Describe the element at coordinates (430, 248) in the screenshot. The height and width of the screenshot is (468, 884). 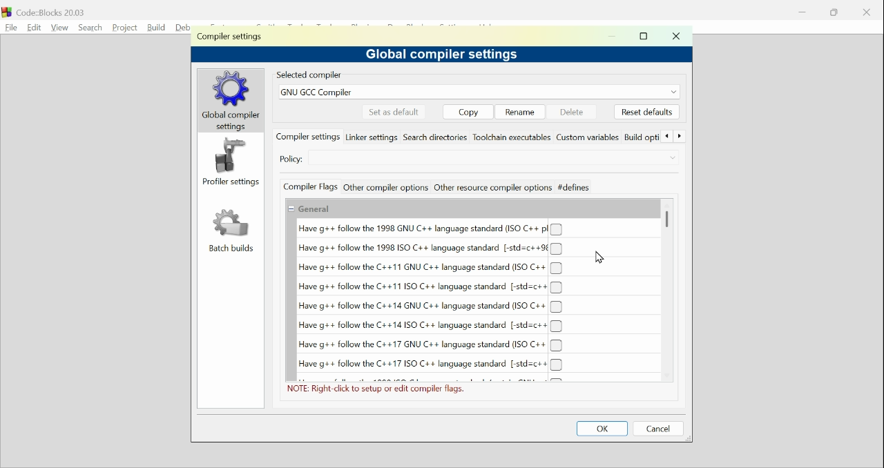
I see `(un)check Have g++follow the 1998 GNU C++ language standard (-std-c++9` at that location.